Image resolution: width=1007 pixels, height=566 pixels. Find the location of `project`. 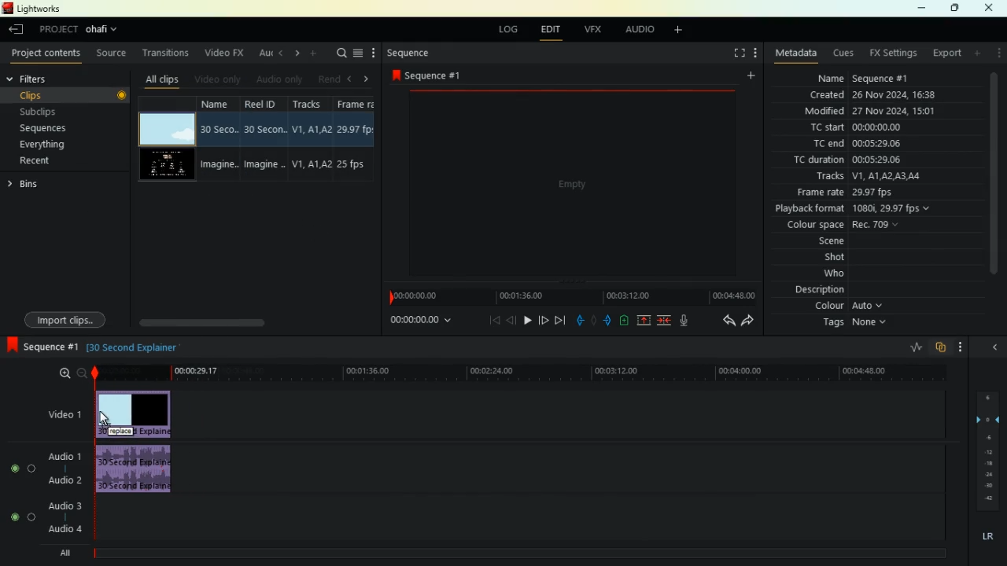

project is located at coordinates (83, 29).